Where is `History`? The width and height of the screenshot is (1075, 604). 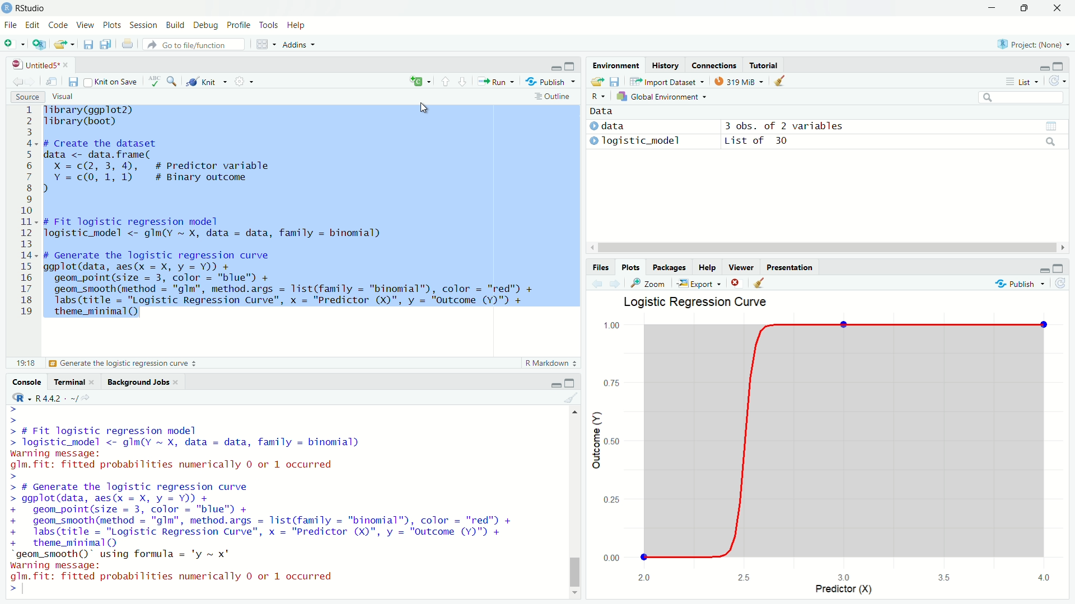 History is located at coordinates (666, 65).